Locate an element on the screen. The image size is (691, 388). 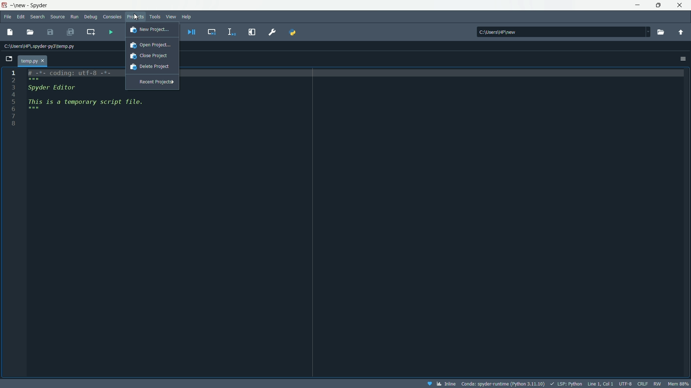
C:\Users\HP\.spyder-py3\temp.py is located at coordinates (40, 45).